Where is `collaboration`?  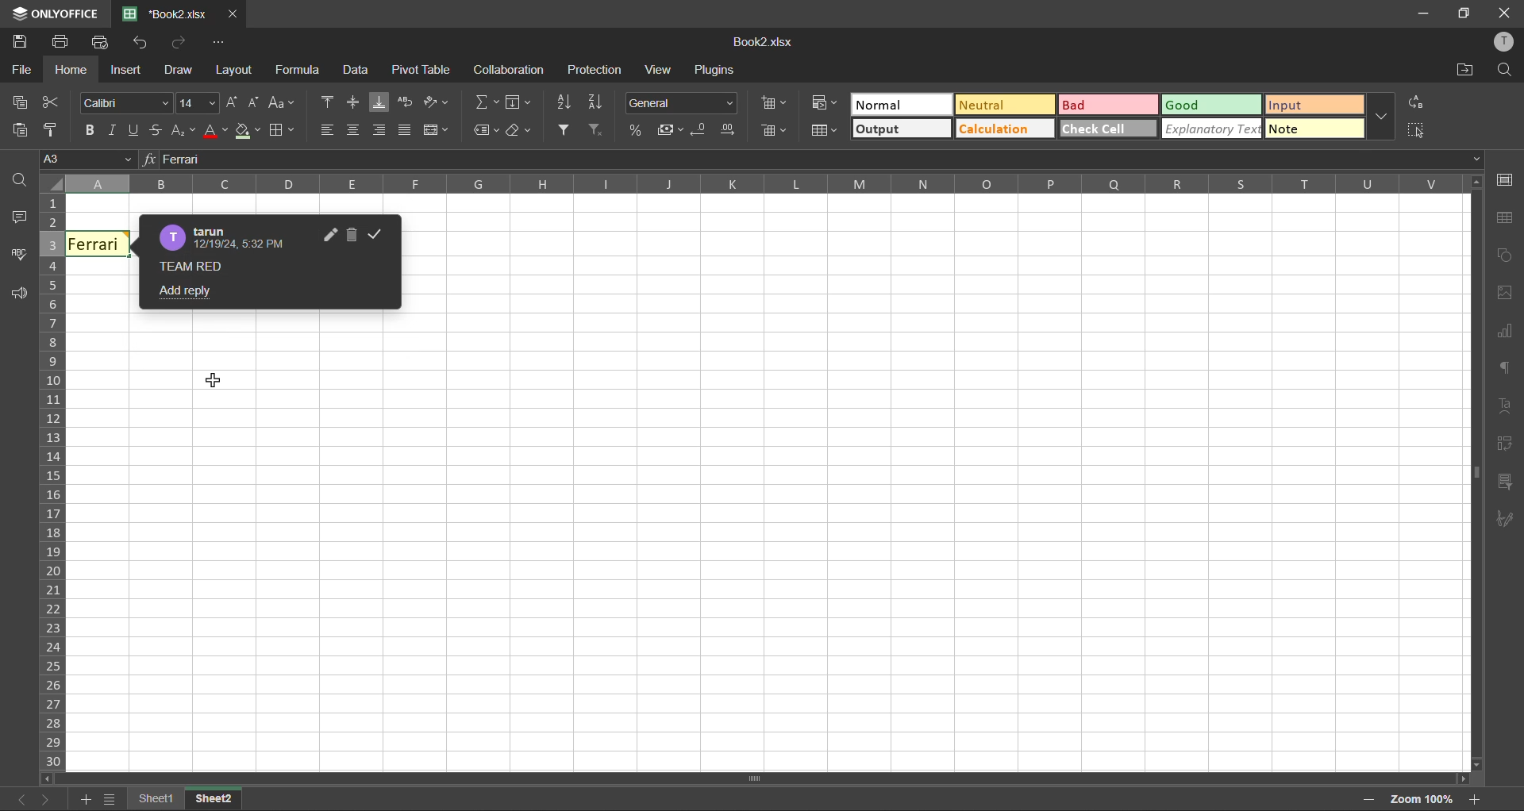 collaboration is located at coordinates (508, 70).